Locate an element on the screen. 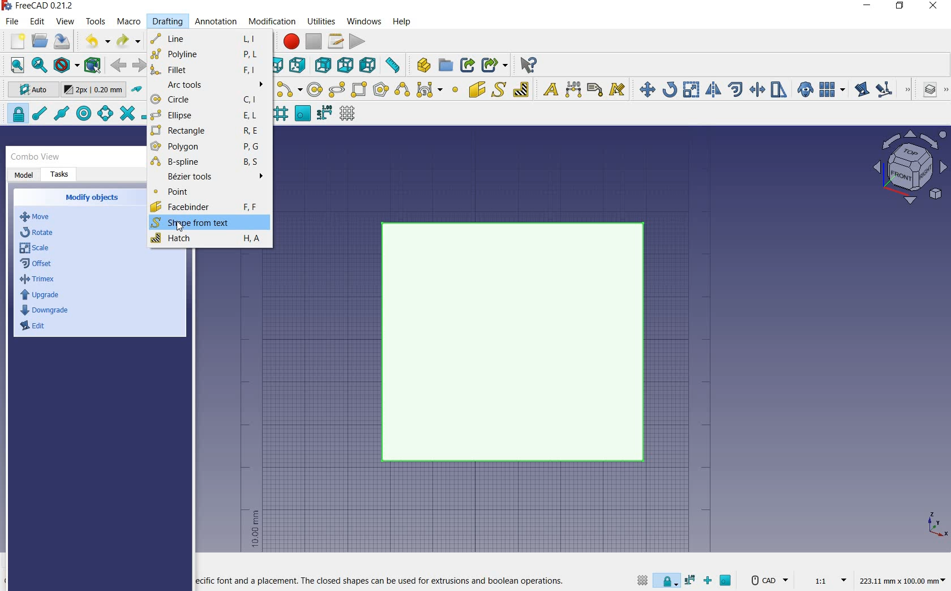 This screenshot has height=591, width=951. windows is located at coordinates (365, 21).